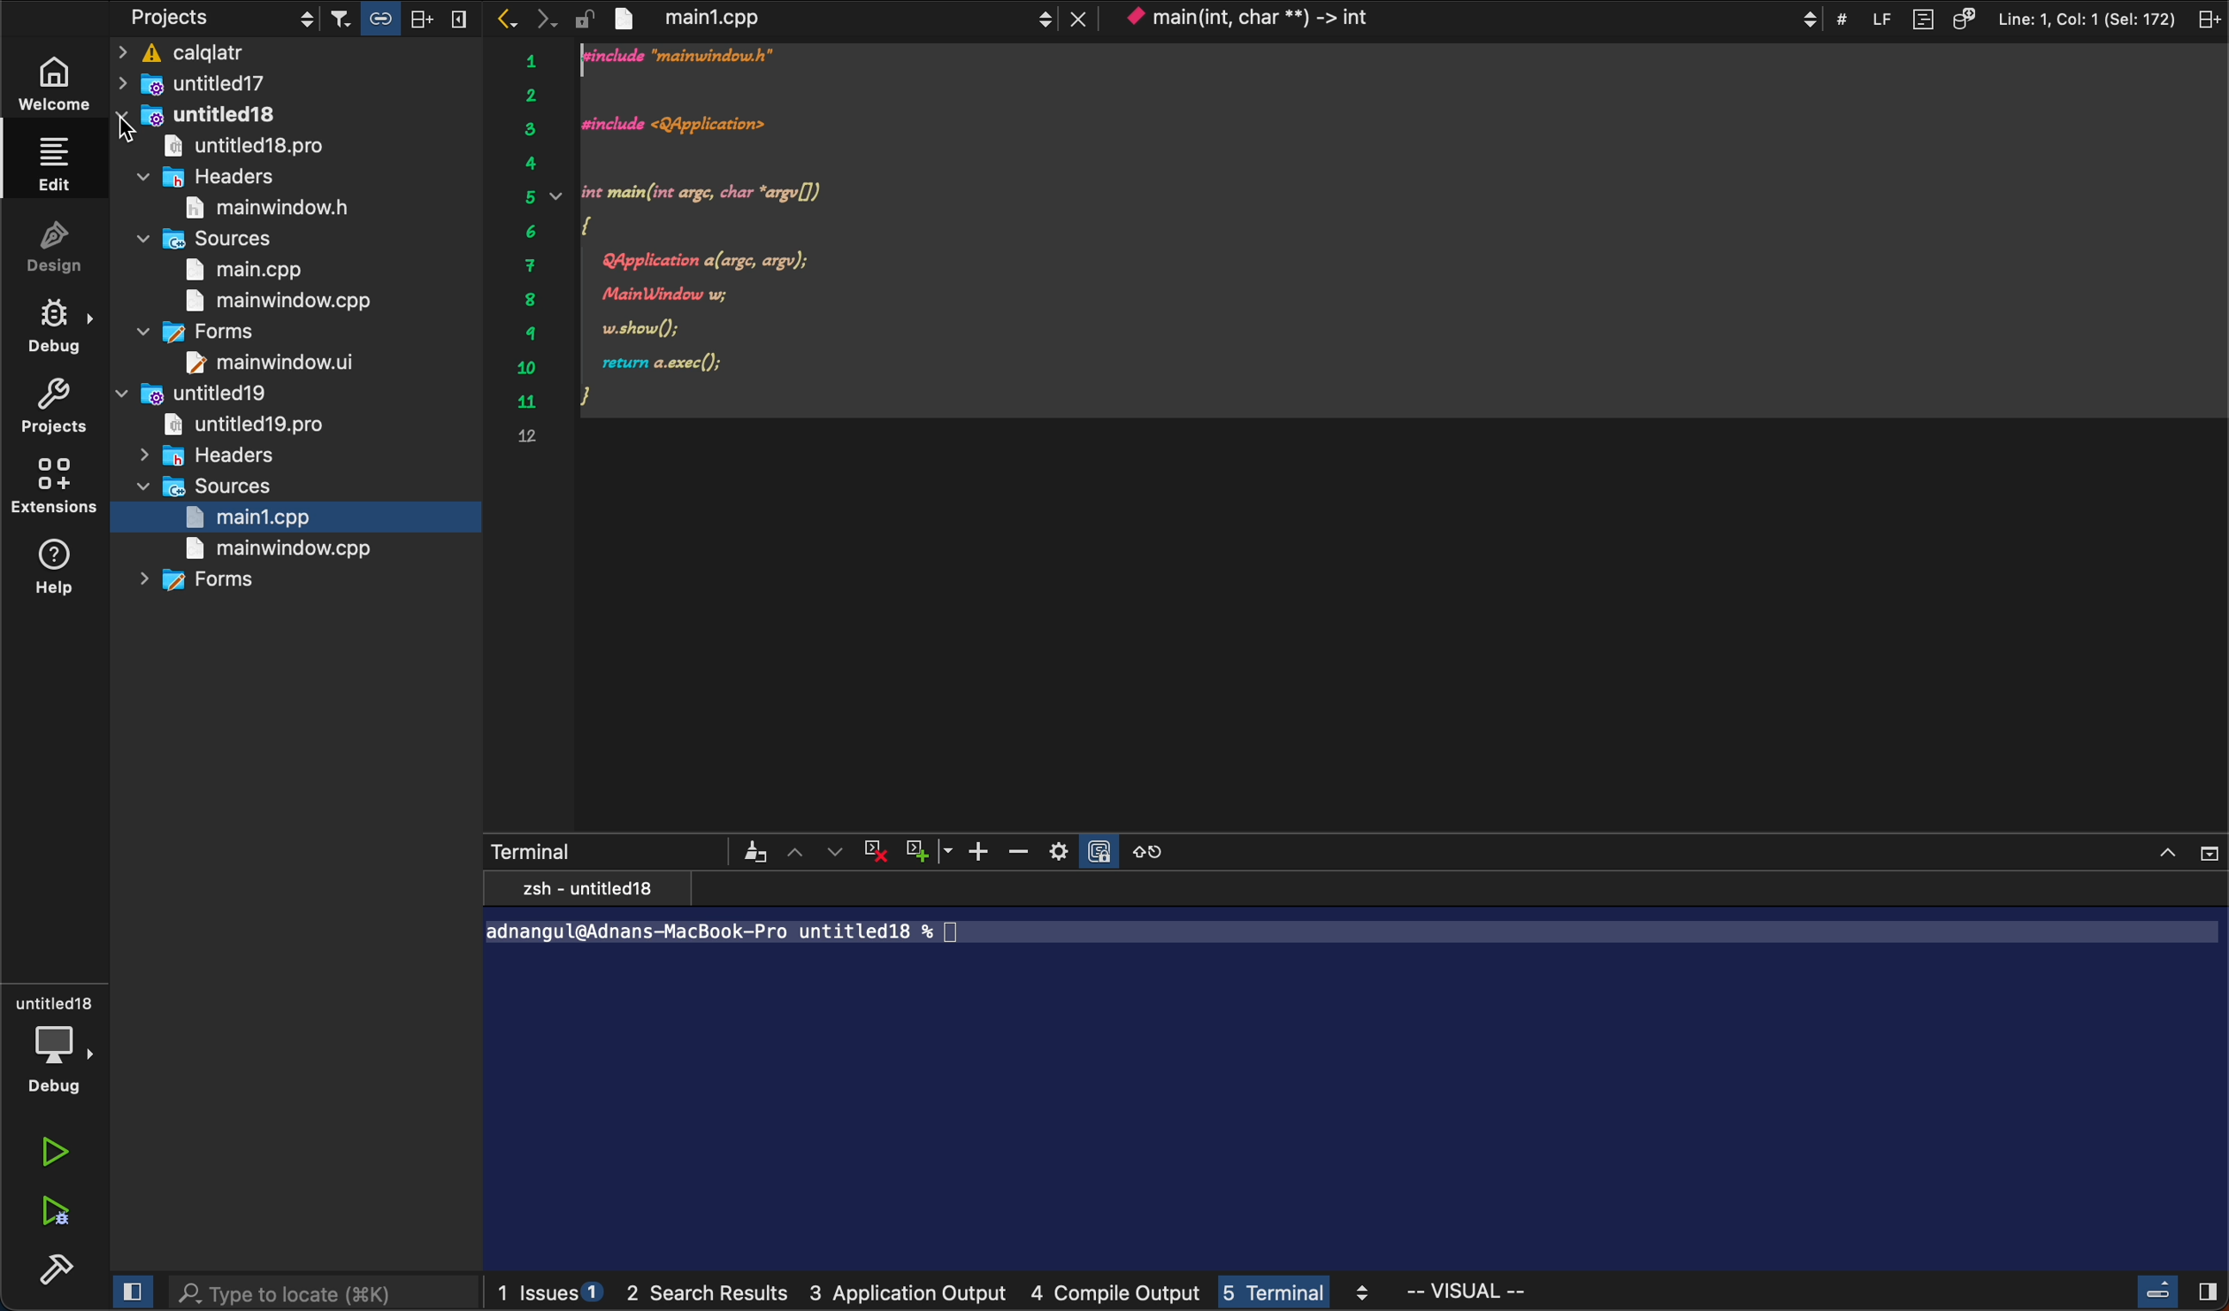  Describe the element at coordinates (197, 331) in the screenshot. I see `forms` at that location.